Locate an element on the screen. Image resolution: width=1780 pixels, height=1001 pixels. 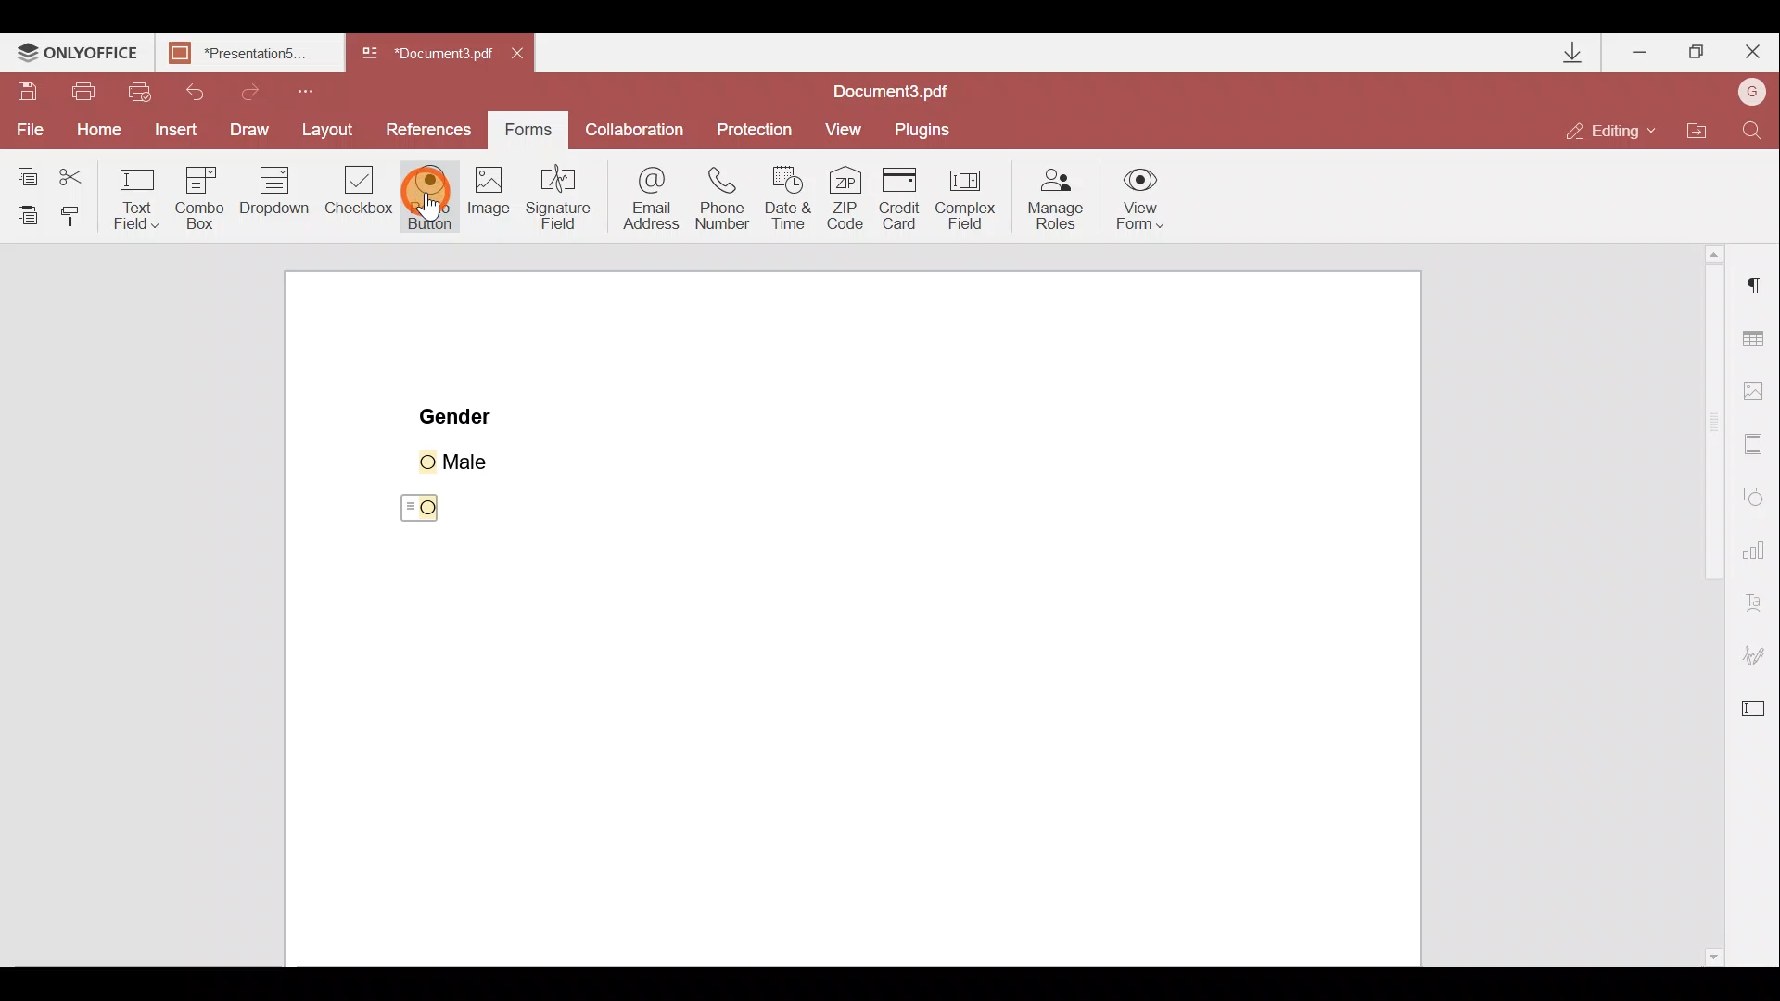
Print file is located at coordinates (85, 90).